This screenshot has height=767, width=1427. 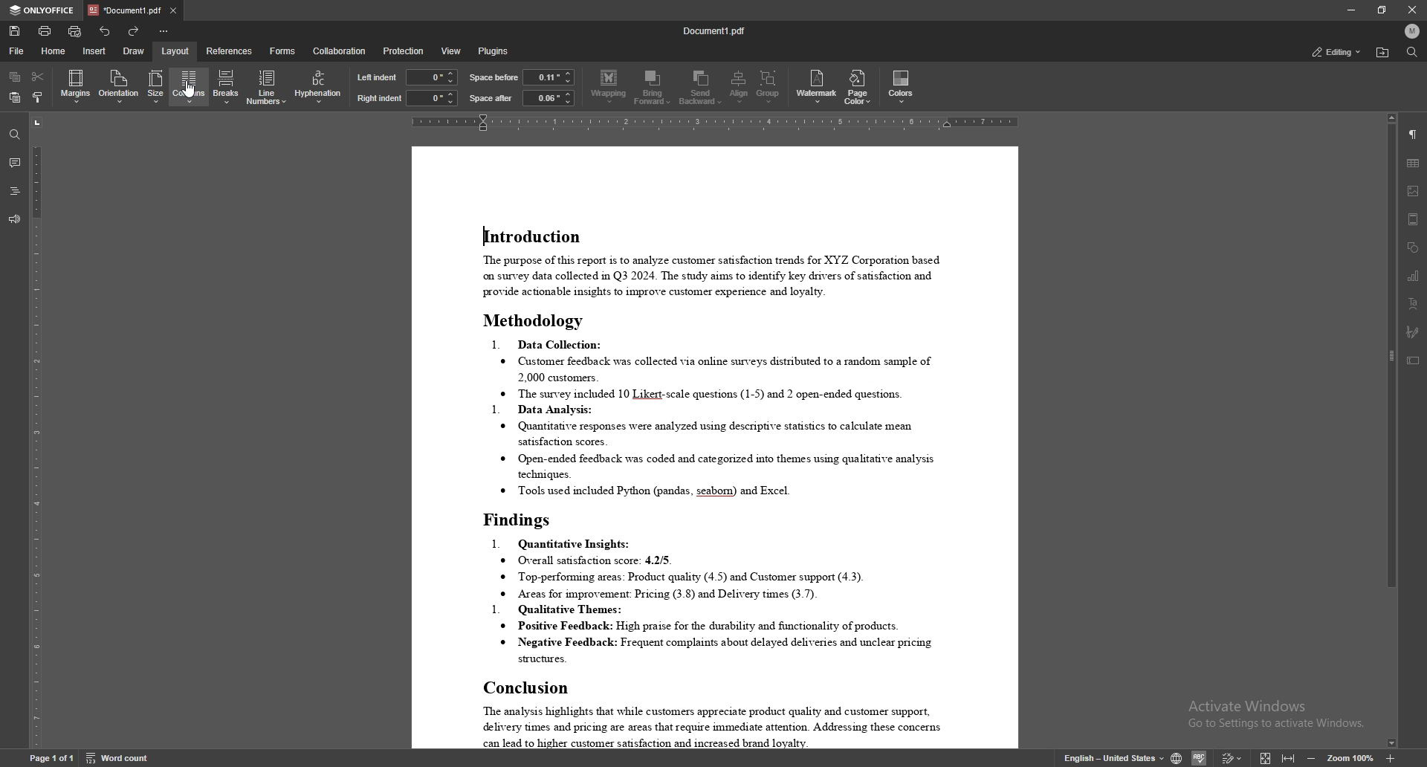 I want to click on file name, so click(x=714, y=29).